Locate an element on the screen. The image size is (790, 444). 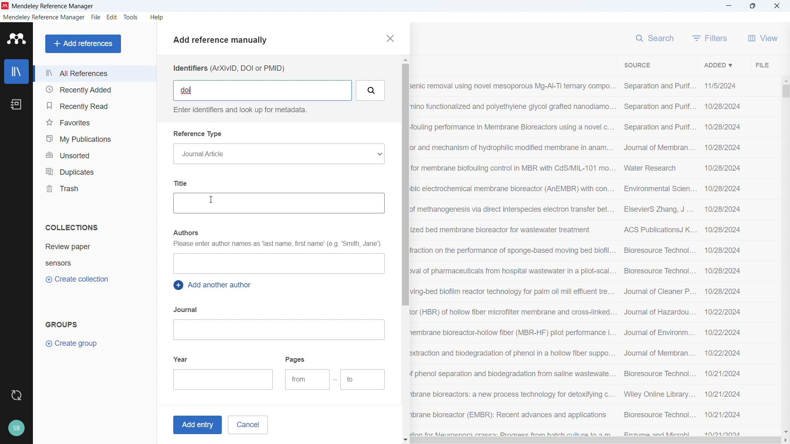
Sort by source  is located at coordinates (637, 65).